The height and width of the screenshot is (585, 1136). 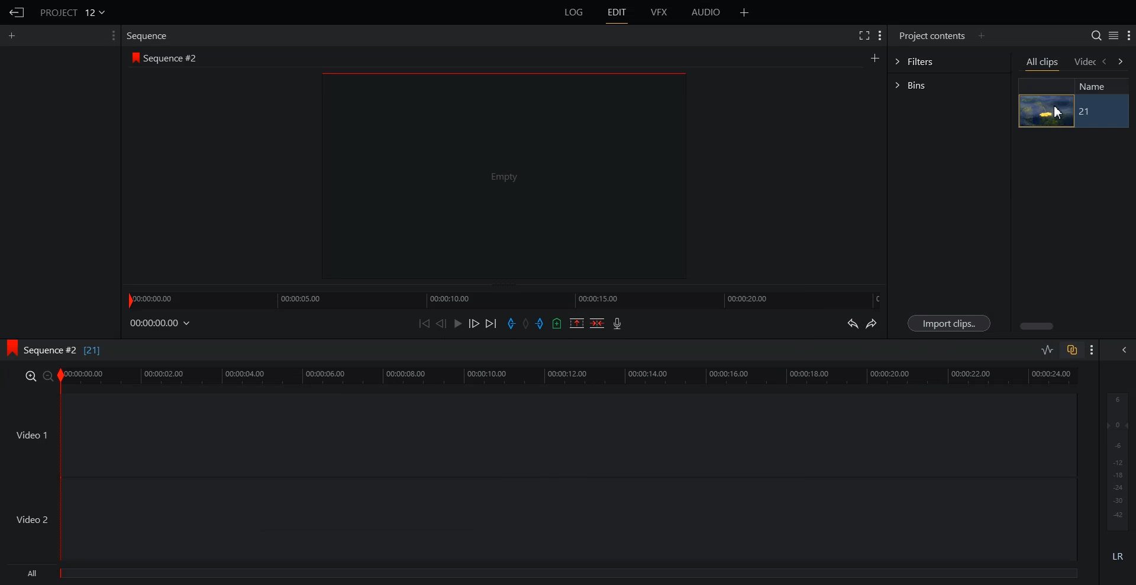 I want to click on Go Back, so click(x=18, y=13).